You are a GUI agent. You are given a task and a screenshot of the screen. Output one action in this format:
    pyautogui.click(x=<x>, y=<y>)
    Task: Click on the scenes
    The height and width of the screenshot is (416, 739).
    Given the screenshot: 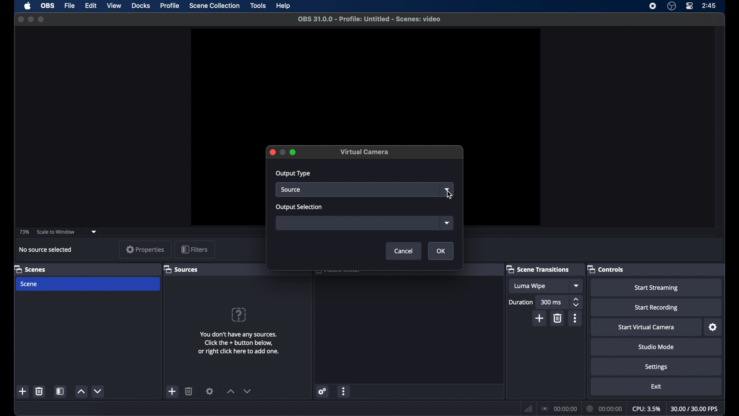 What is the action you would take?
    pyautogui.click(x=29, y=269)
    